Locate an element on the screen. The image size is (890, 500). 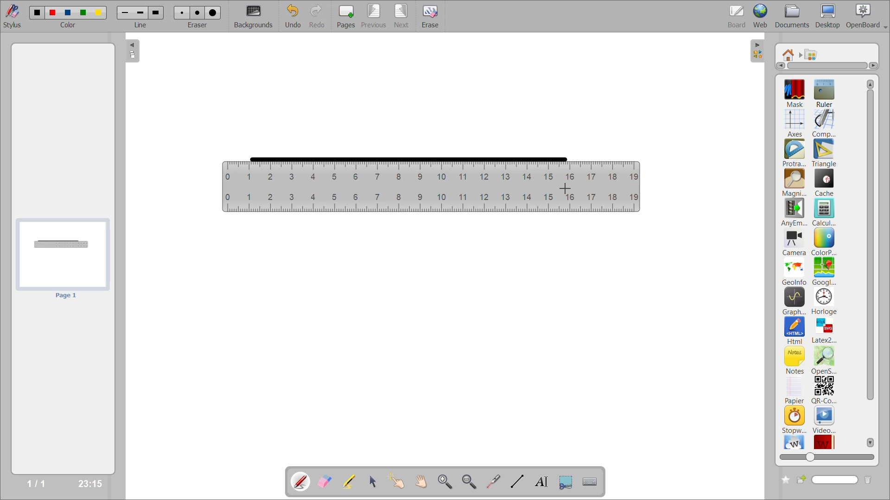
geoinfo is located at coordinates (795, 271).